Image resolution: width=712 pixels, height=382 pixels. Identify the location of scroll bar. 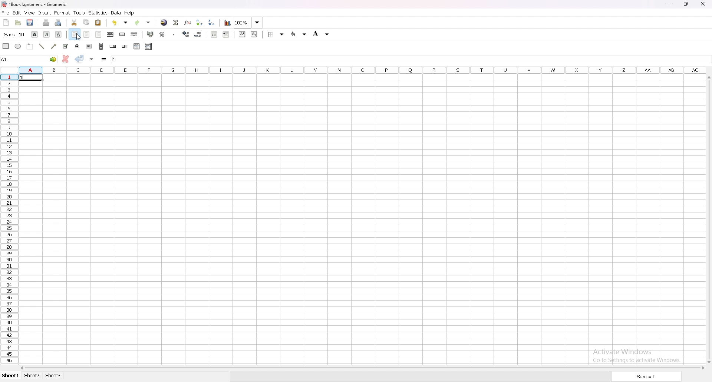
(362, 367).